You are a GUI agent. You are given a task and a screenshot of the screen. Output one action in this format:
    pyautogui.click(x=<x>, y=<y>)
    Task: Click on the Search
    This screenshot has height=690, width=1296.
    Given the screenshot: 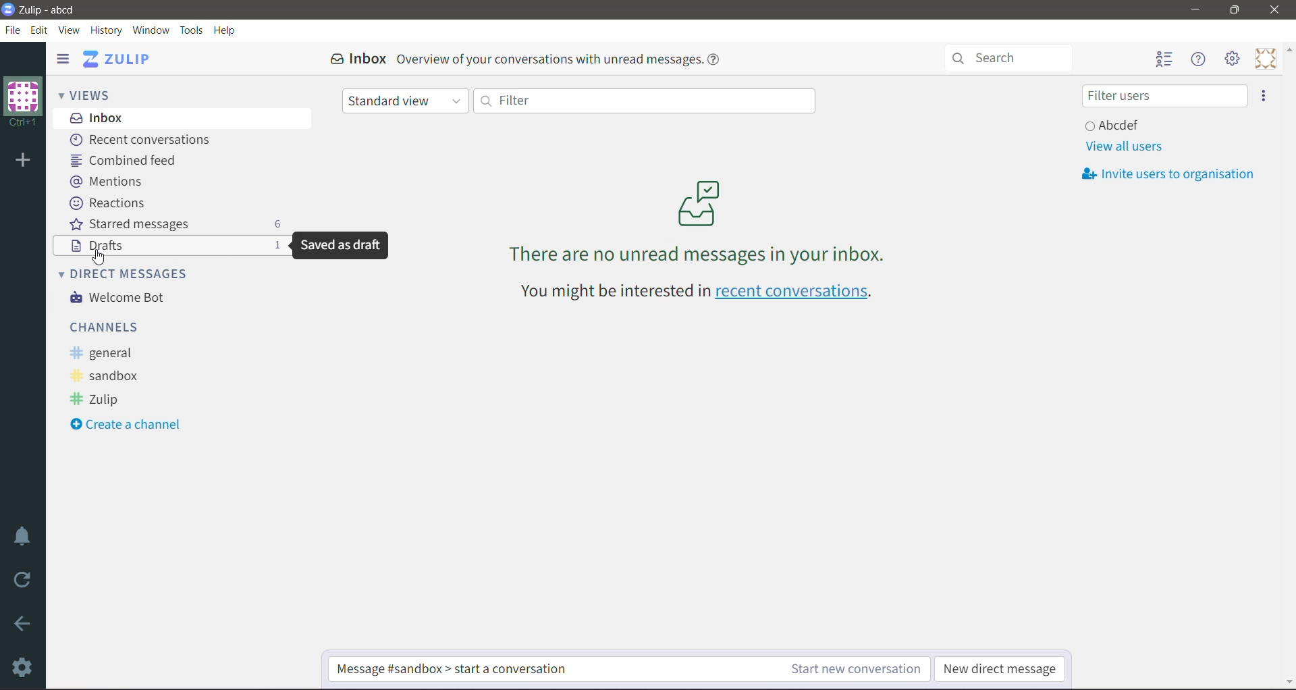 What is the action you would take?
    pyautogui.click(x=1015, y=57)
    